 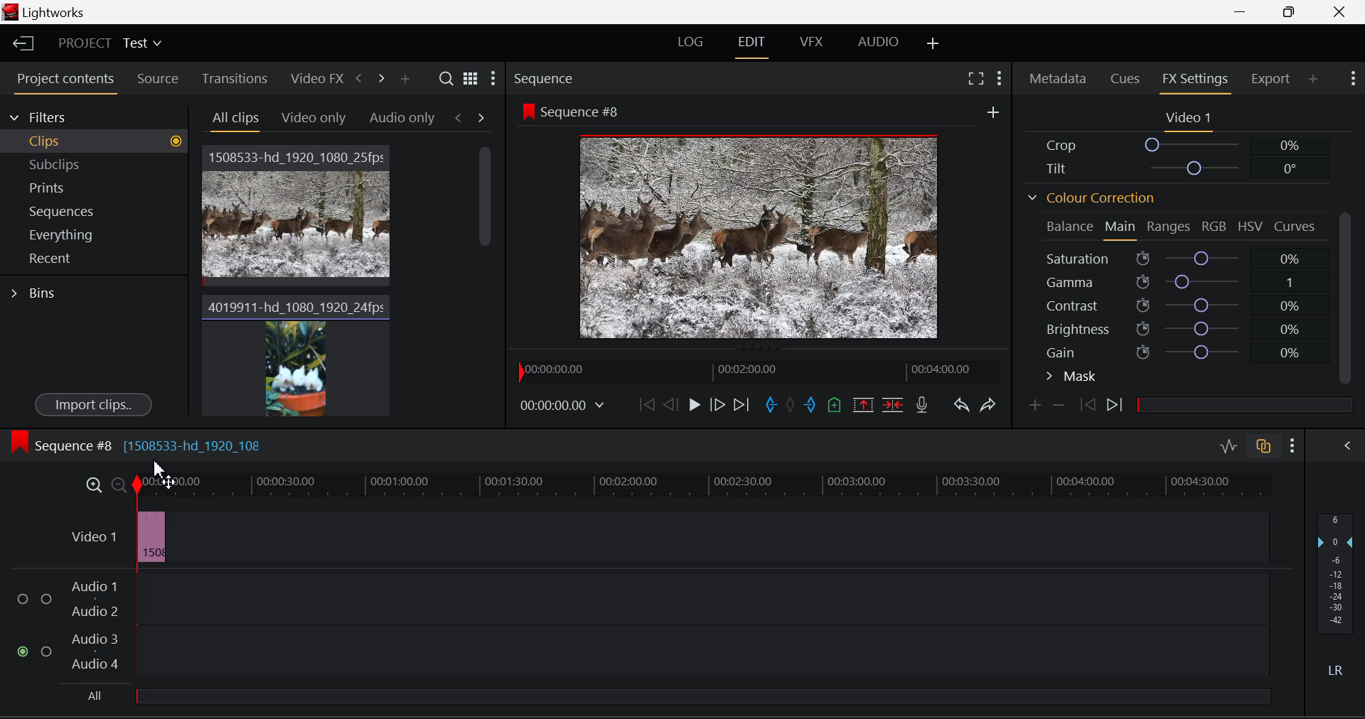 I want to click on Close, so click(x=1339, y=12).